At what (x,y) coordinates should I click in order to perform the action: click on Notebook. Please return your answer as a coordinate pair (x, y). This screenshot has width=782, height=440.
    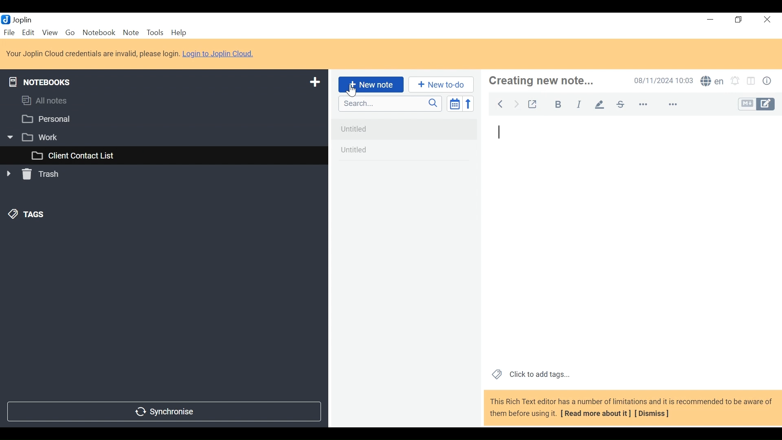
    Looking at the image, I should click on (98, 33).